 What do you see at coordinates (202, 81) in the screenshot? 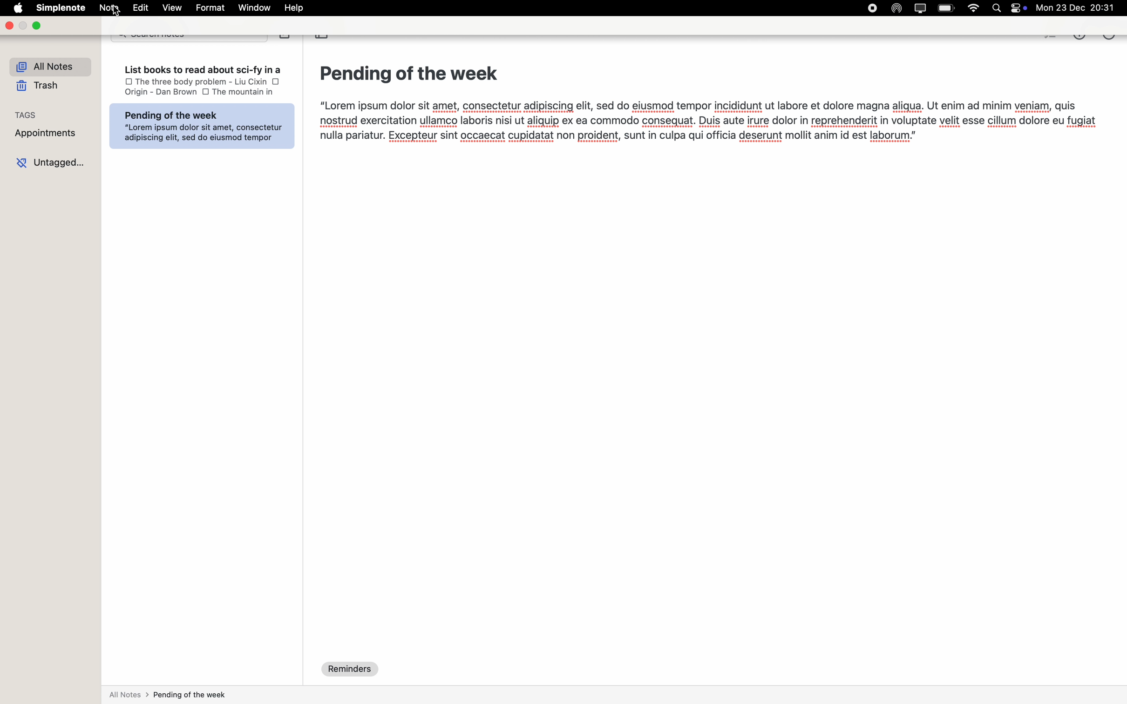
I see `the three body problem-liu cixin` at bounding box center [202, 81].